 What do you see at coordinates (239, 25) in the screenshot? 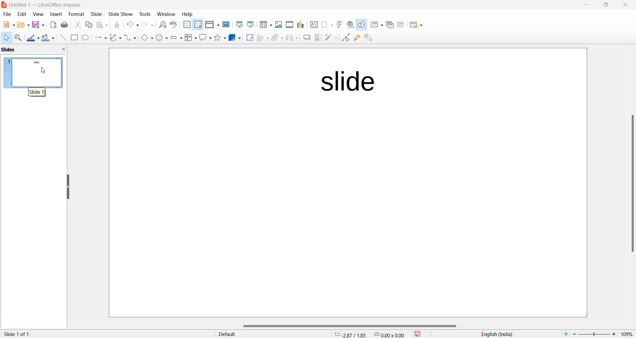
I see `Start from first slide` at bounding box center [239, 25].